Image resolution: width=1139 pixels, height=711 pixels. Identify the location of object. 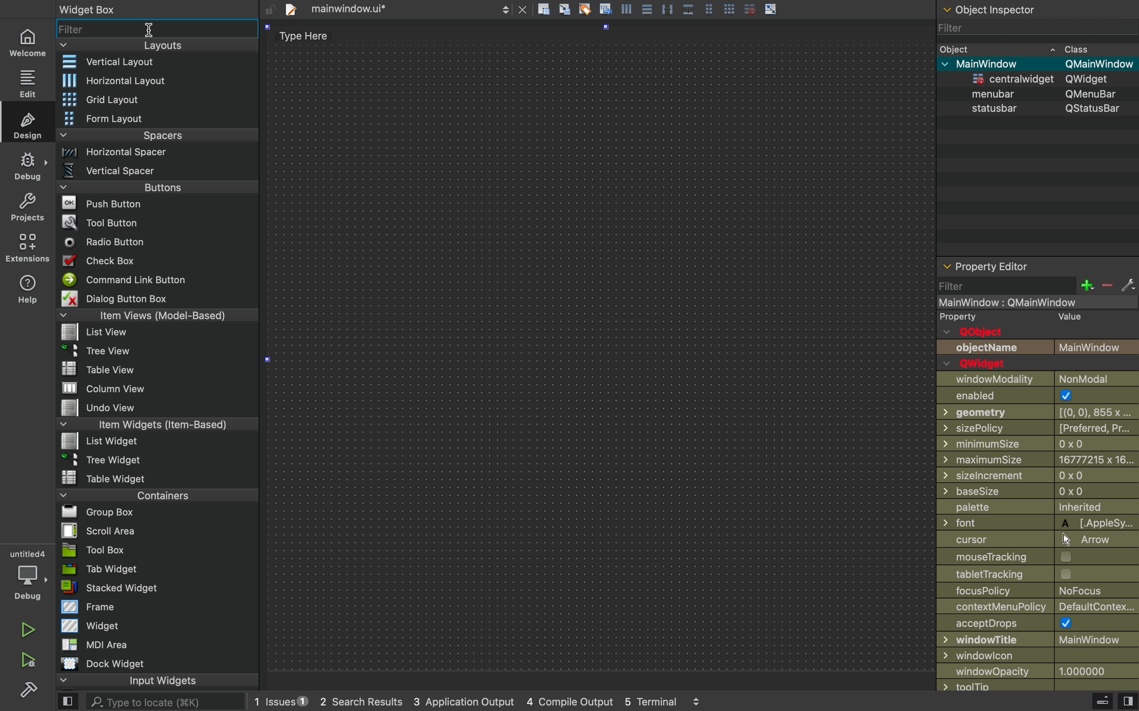
(1036, 47).